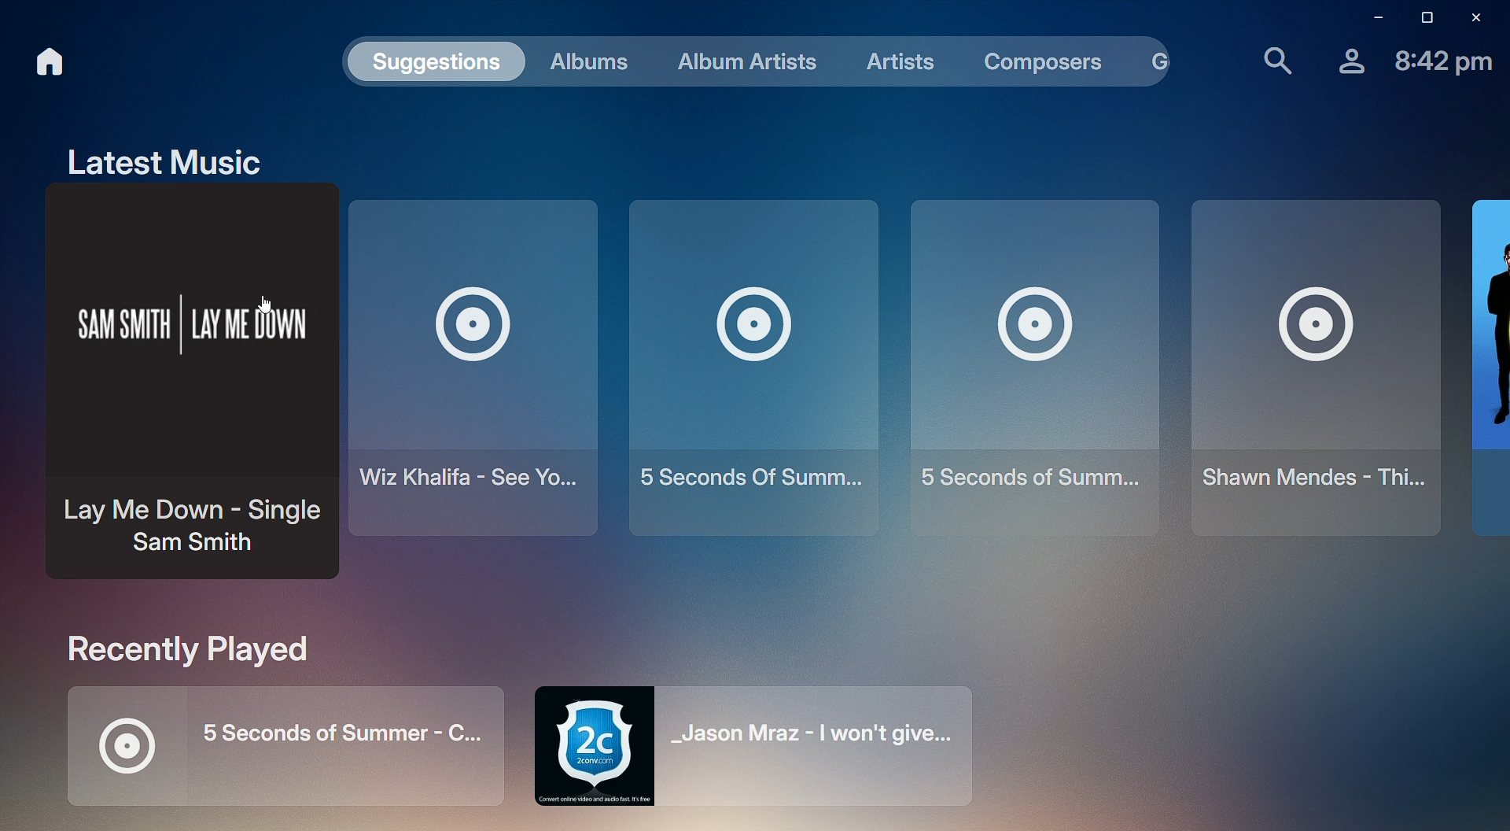 This screenshot has width=1510, height=831. I want to click on Albums, so click(593, 60).